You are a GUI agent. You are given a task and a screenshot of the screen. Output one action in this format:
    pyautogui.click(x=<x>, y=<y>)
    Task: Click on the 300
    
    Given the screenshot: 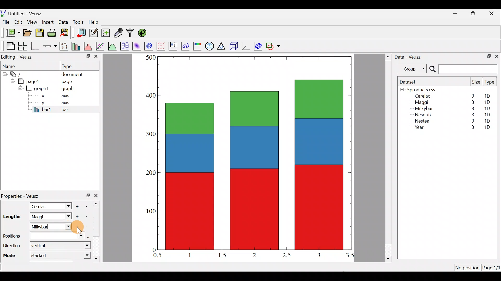 What is the action you would take?
    pyautogui.click(x=149, y=133)
    